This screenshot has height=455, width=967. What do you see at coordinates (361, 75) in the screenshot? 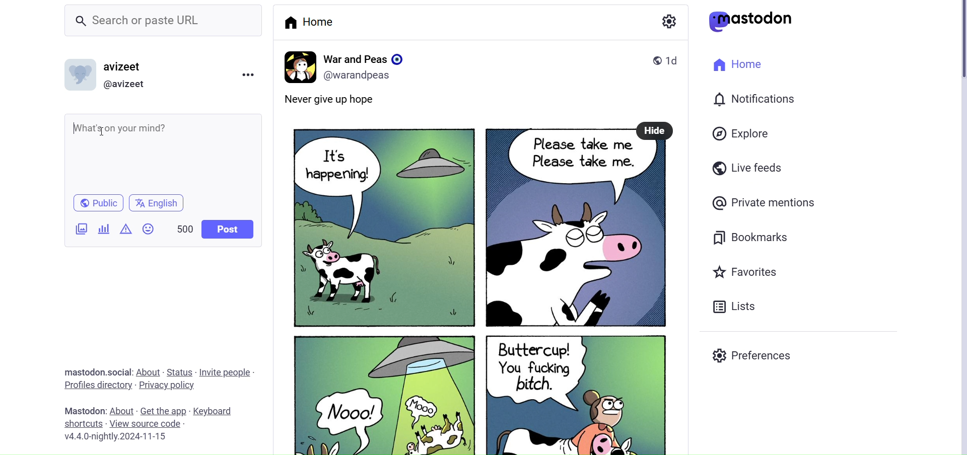
I see `(@warandpeas` at bounding box center [361, 75].